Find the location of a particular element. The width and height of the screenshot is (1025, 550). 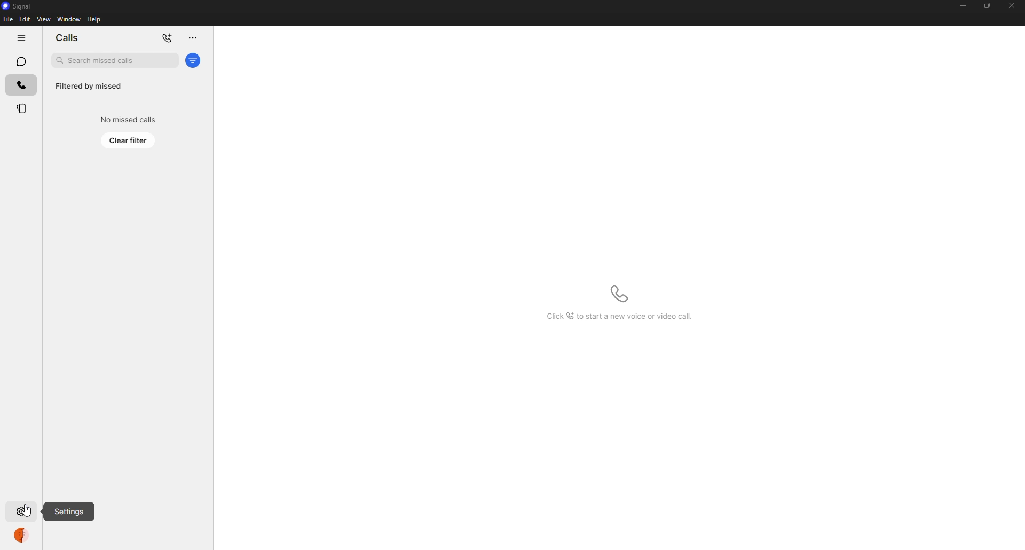

close is located at coordinates (1014, 6).